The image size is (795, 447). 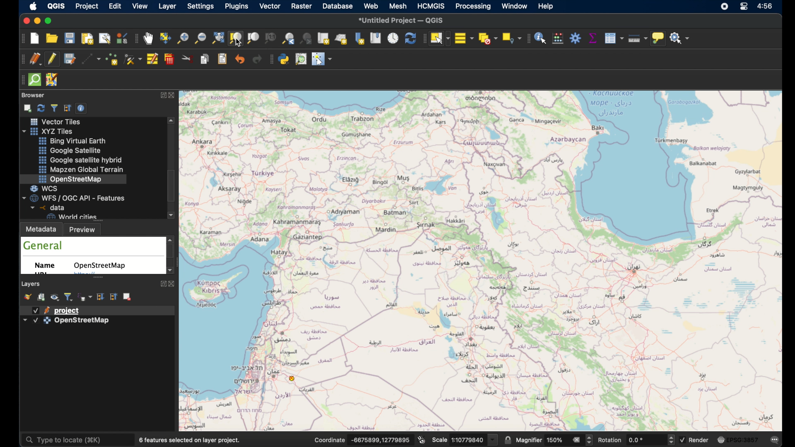 What do you see at coordinates (410, 38) in the screenshot?
I see `refresh` at bounding box center [410, 38].